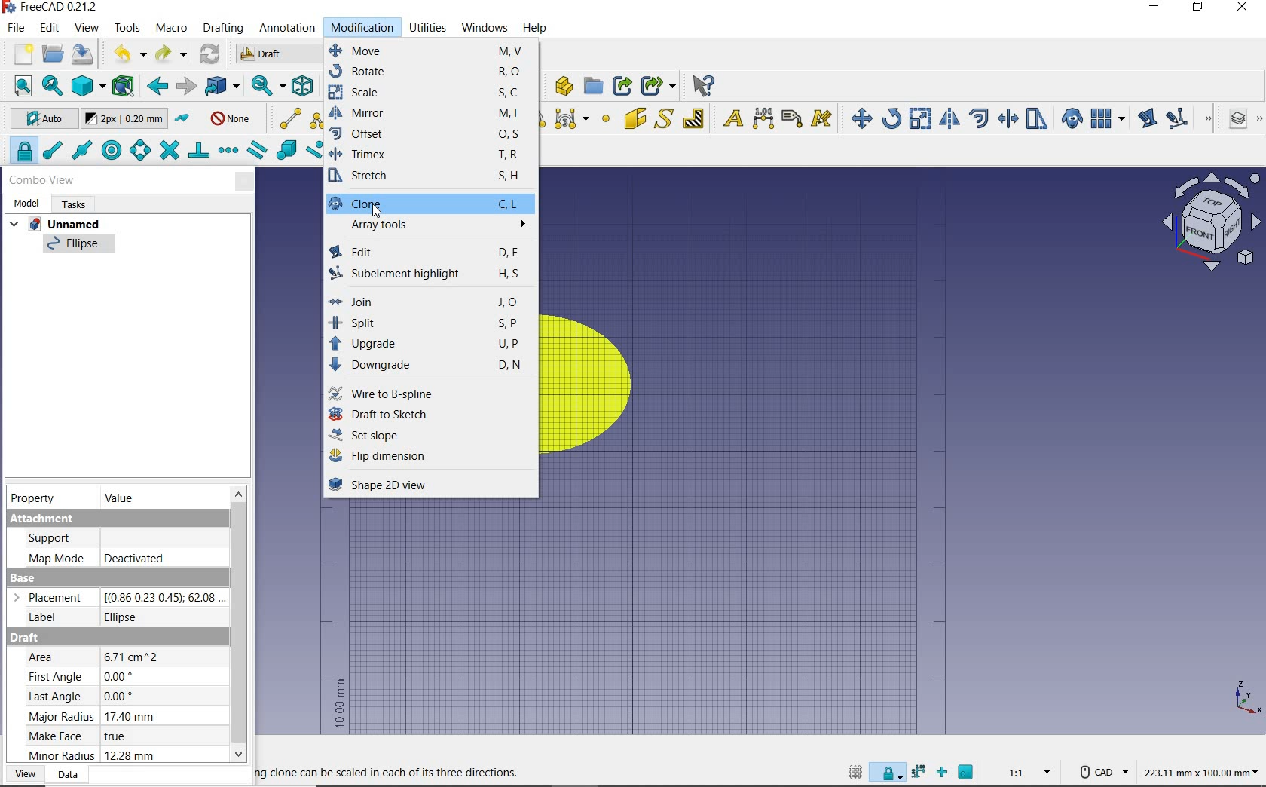  Describe the element at coordinates (116, 540) in the screenshot. I see `attachment` at that location.